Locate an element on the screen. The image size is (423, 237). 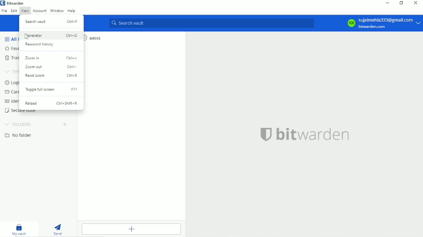
Window is located at coordinates (57, 11).